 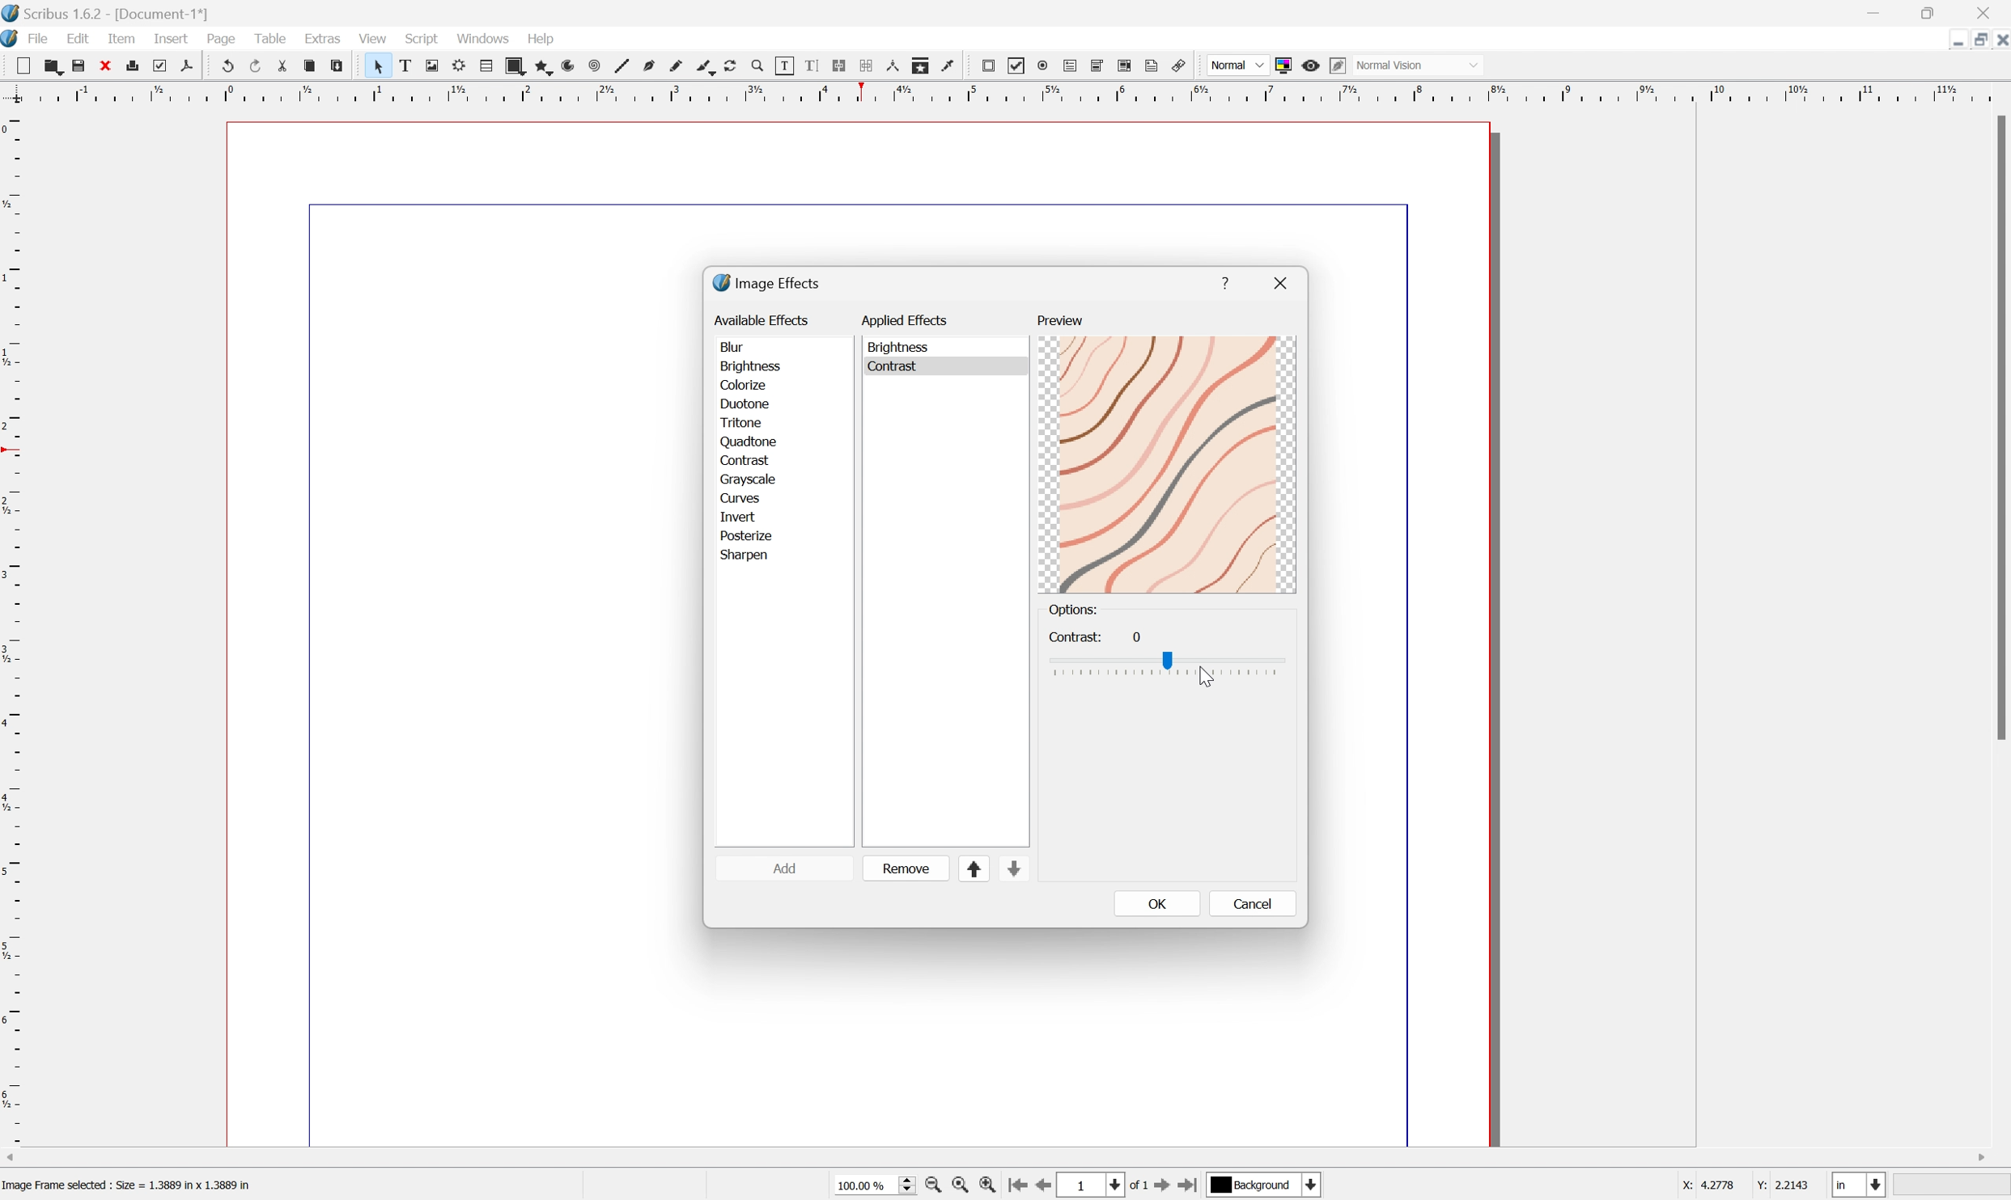 I want to click on preview, so click(x=1061, y=323).